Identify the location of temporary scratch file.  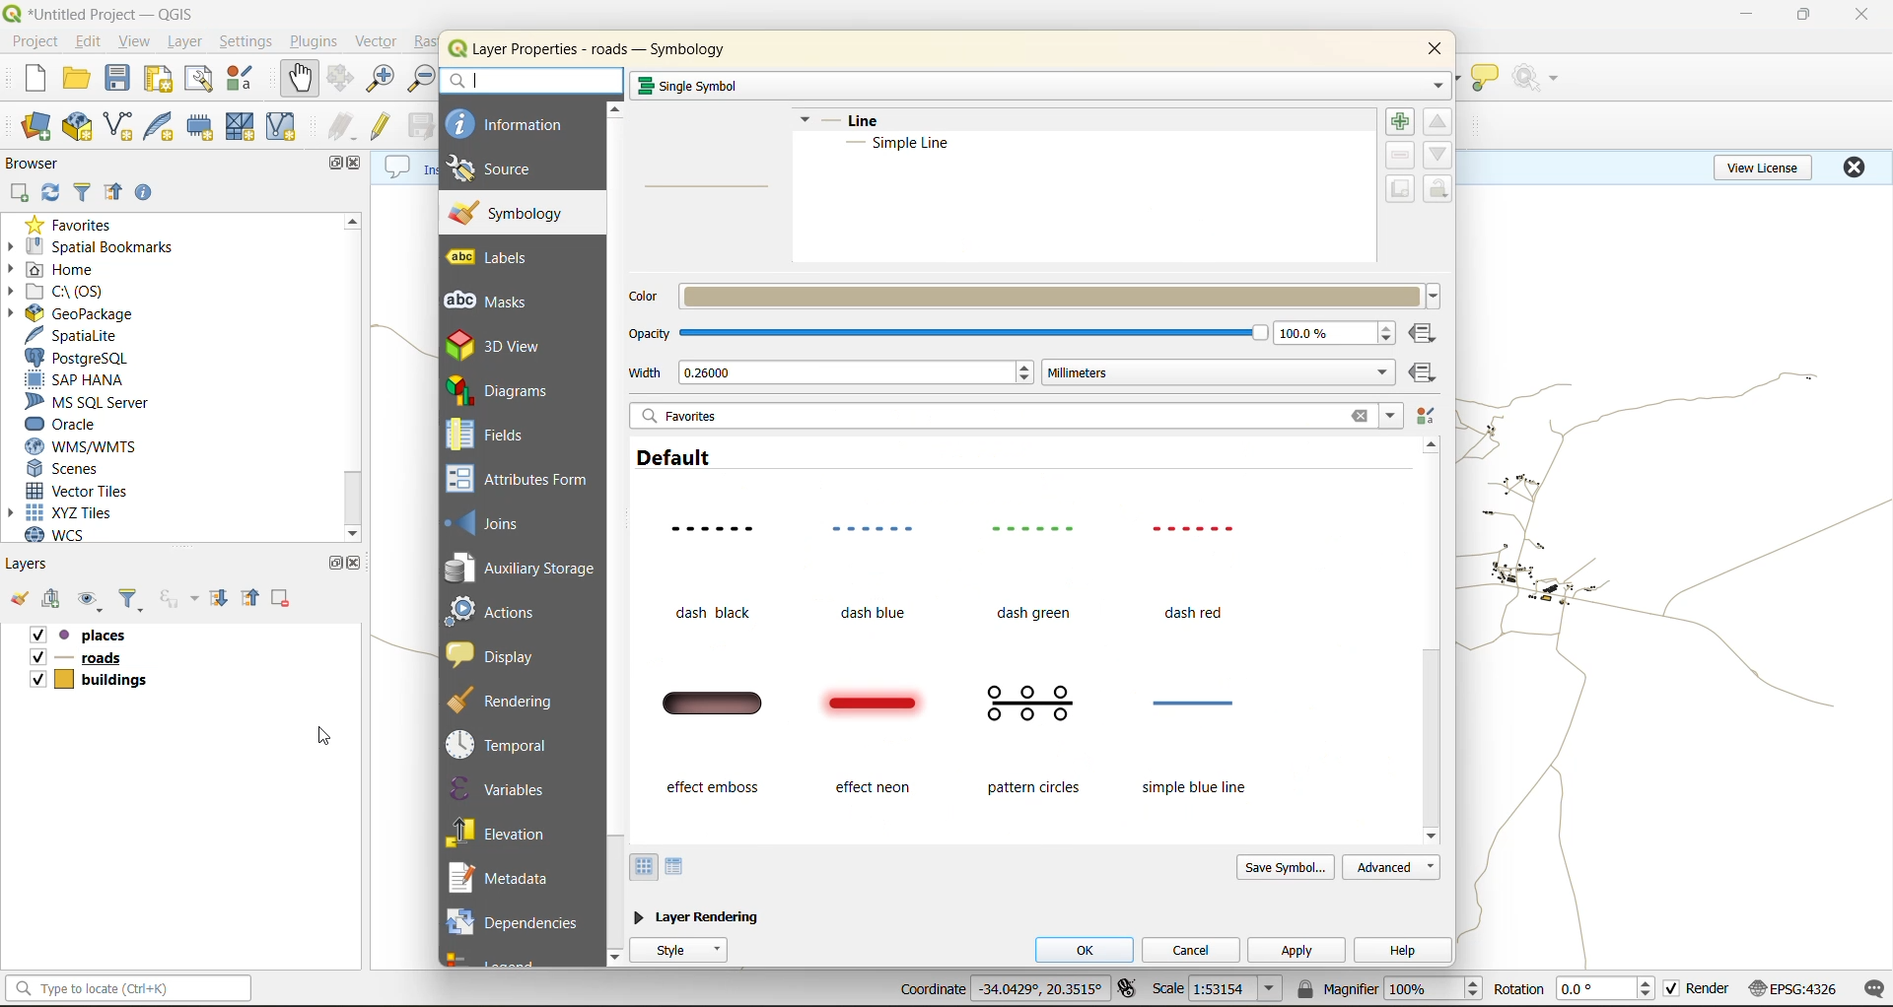
(201, 128).